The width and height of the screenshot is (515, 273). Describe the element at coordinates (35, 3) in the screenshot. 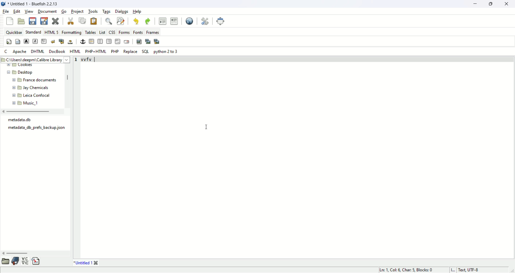

I see `Untitled 1` at that location.